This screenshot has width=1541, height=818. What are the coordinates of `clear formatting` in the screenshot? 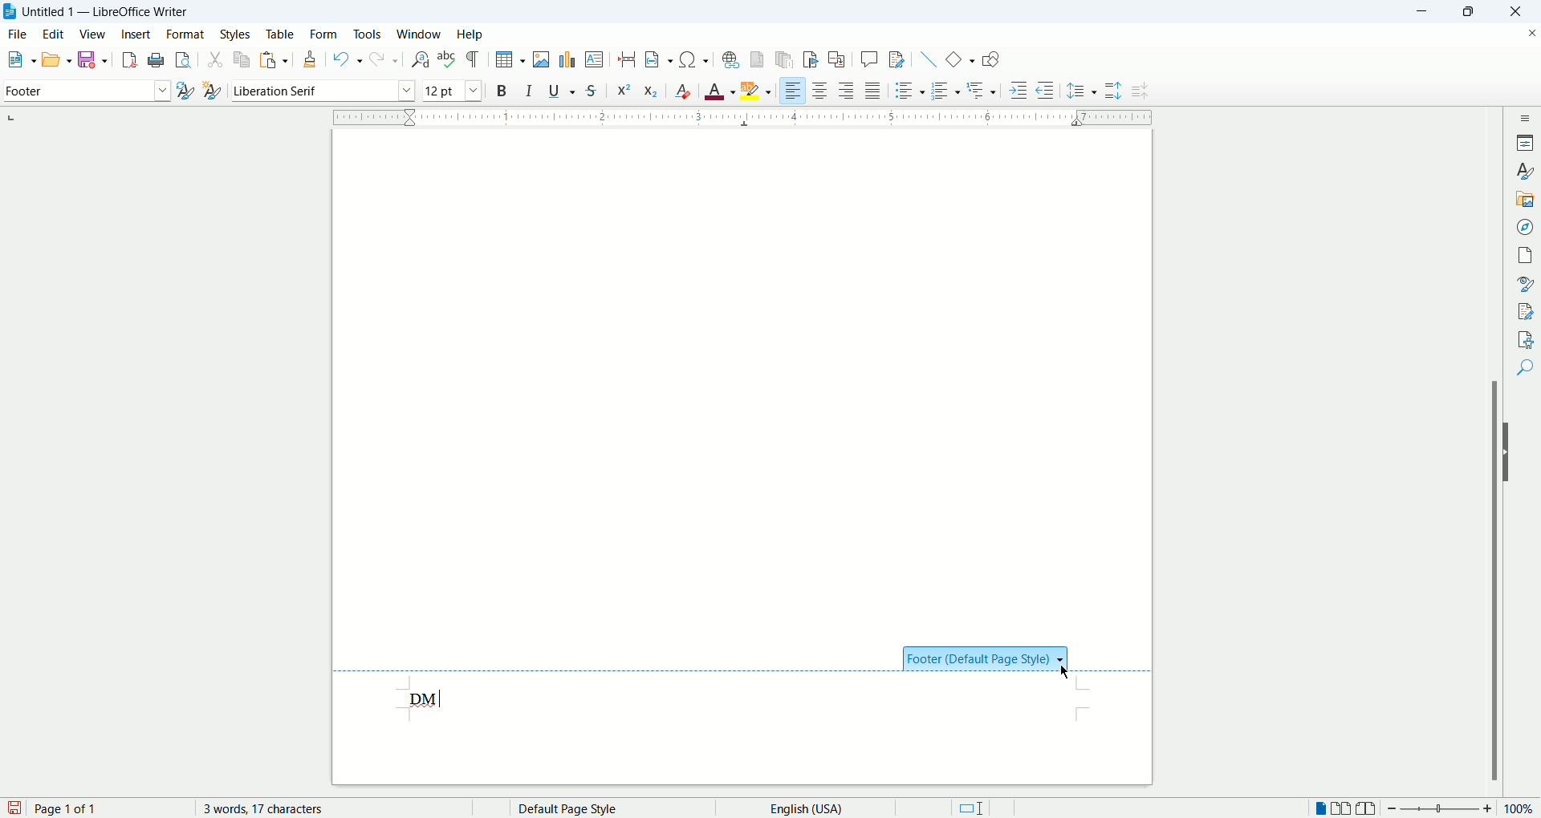 It's located at (684, 91).